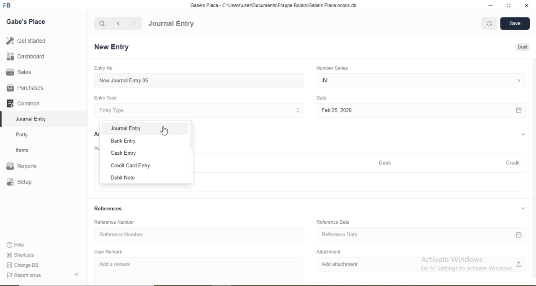 The height and width of the screenshot is (286, 536). What do you see at coordinates (362, 183) in the screenshot?
I see `+ Add Row` at bounding box center [362, 183].